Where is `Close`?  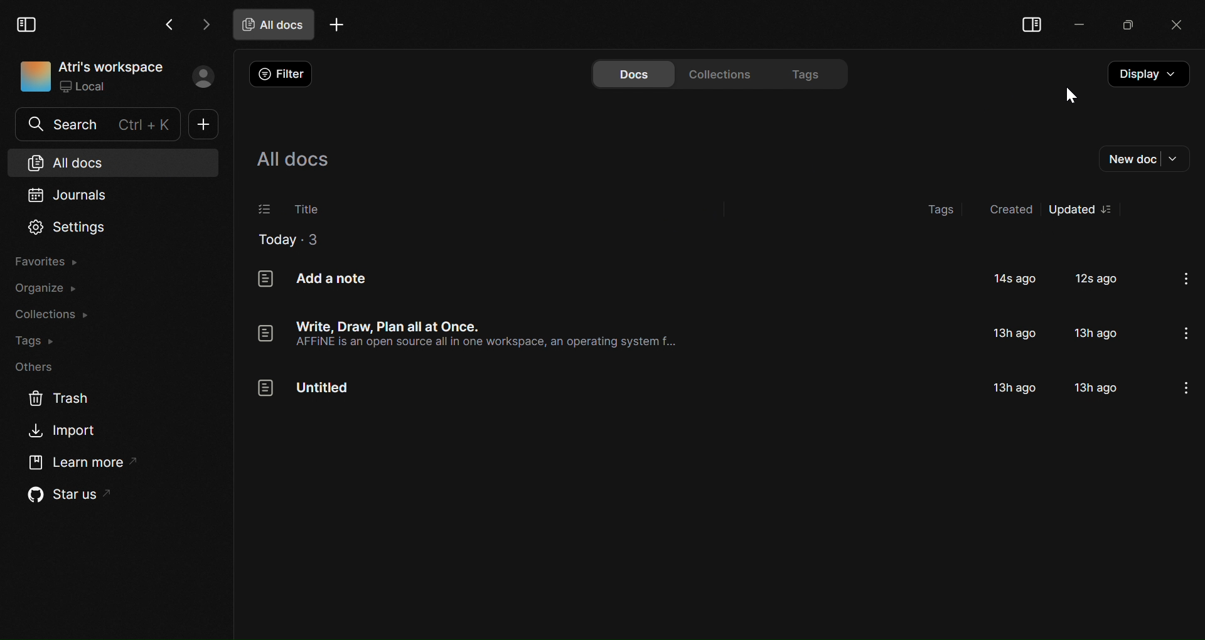
Close is located at coordinates (1172, 26).